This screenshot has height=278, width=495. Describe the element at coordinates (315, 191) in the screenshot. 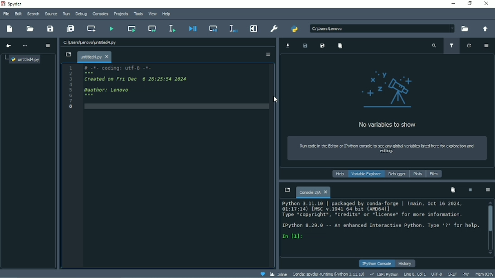

I see `Console` at that location.